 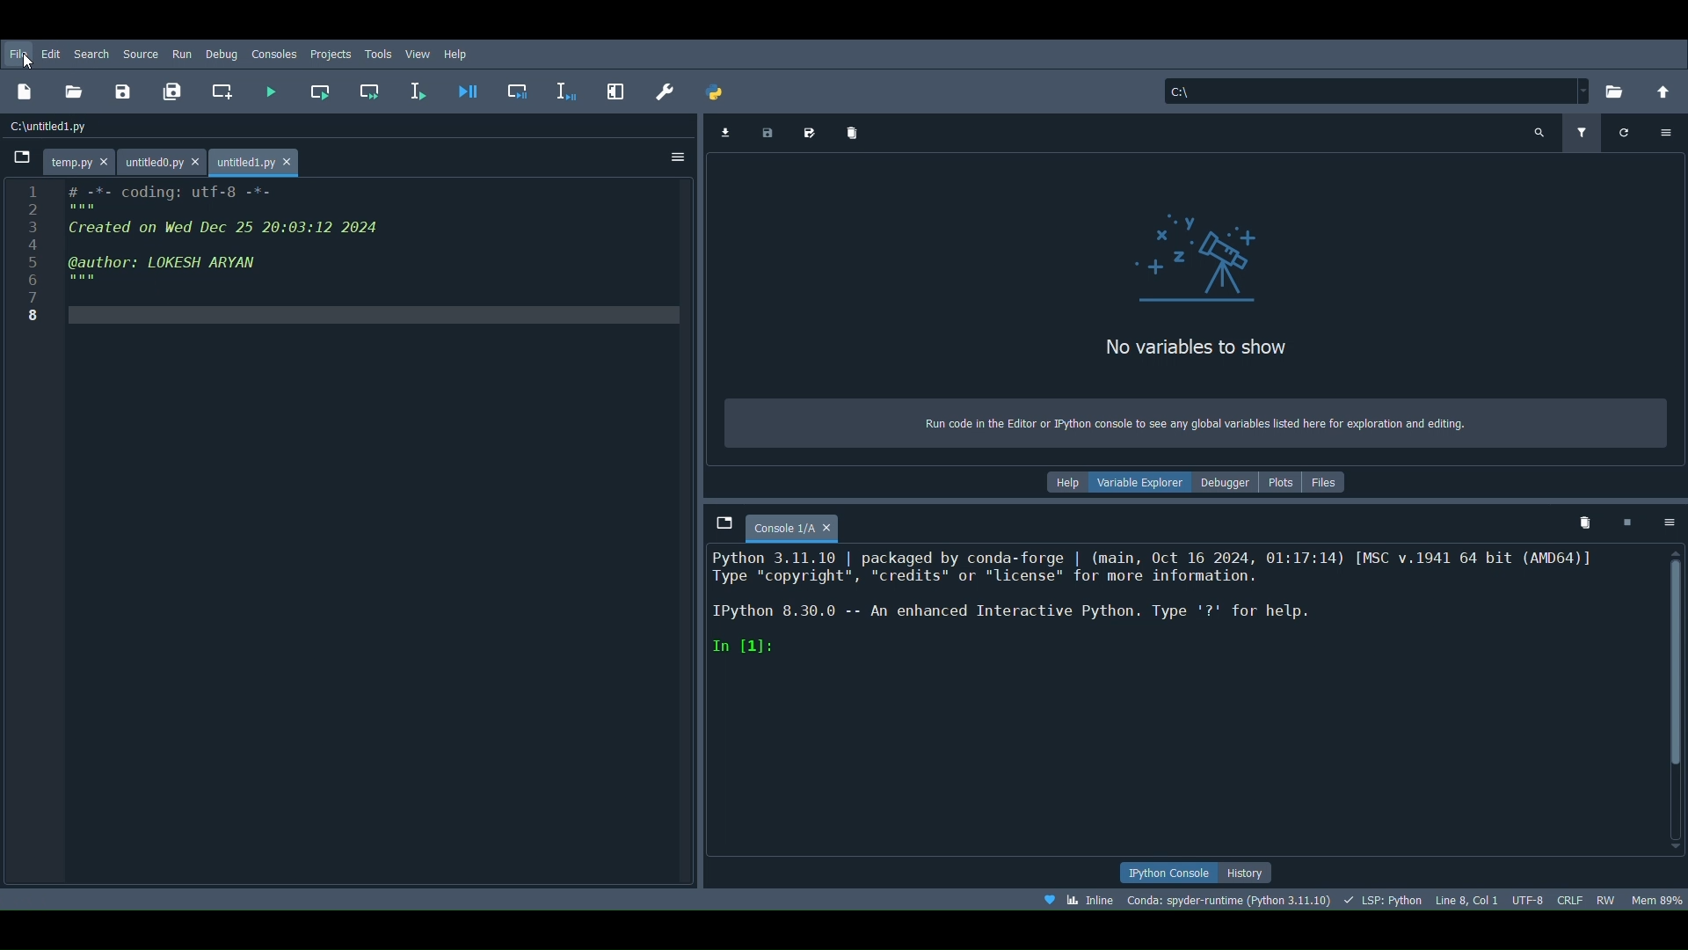 I want to click on Global memory usage, so click(x=1655, y=896).